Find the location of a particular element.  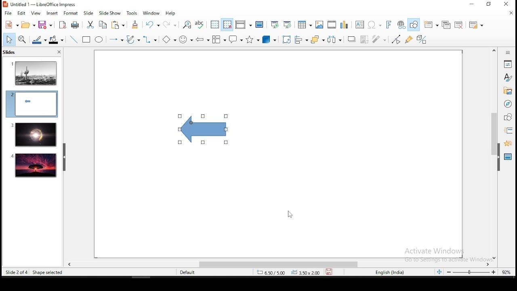

display grid is located at coordinates (214, 24).